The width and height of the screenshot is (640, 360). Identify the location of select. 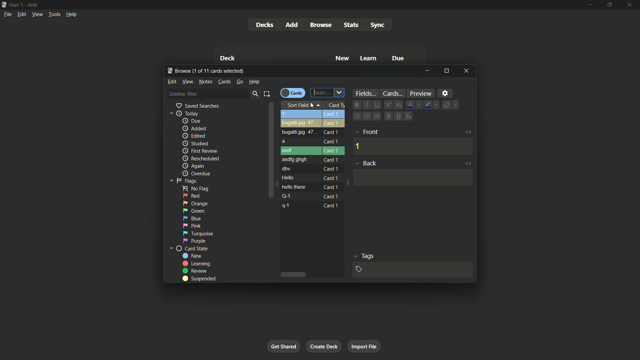
(268, 93).